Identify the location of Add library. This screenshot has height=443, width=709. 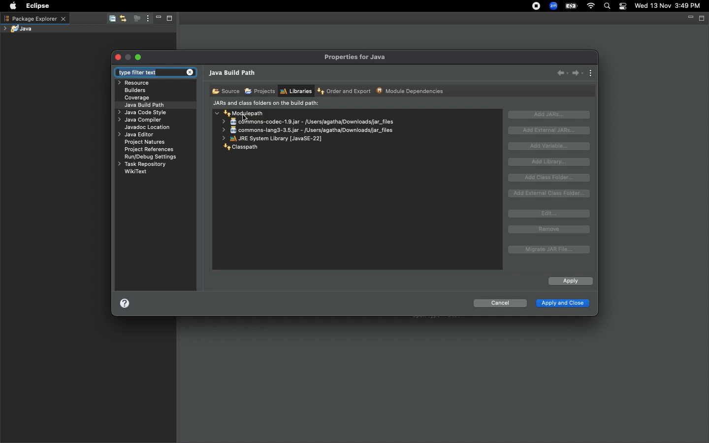
(550, 162).